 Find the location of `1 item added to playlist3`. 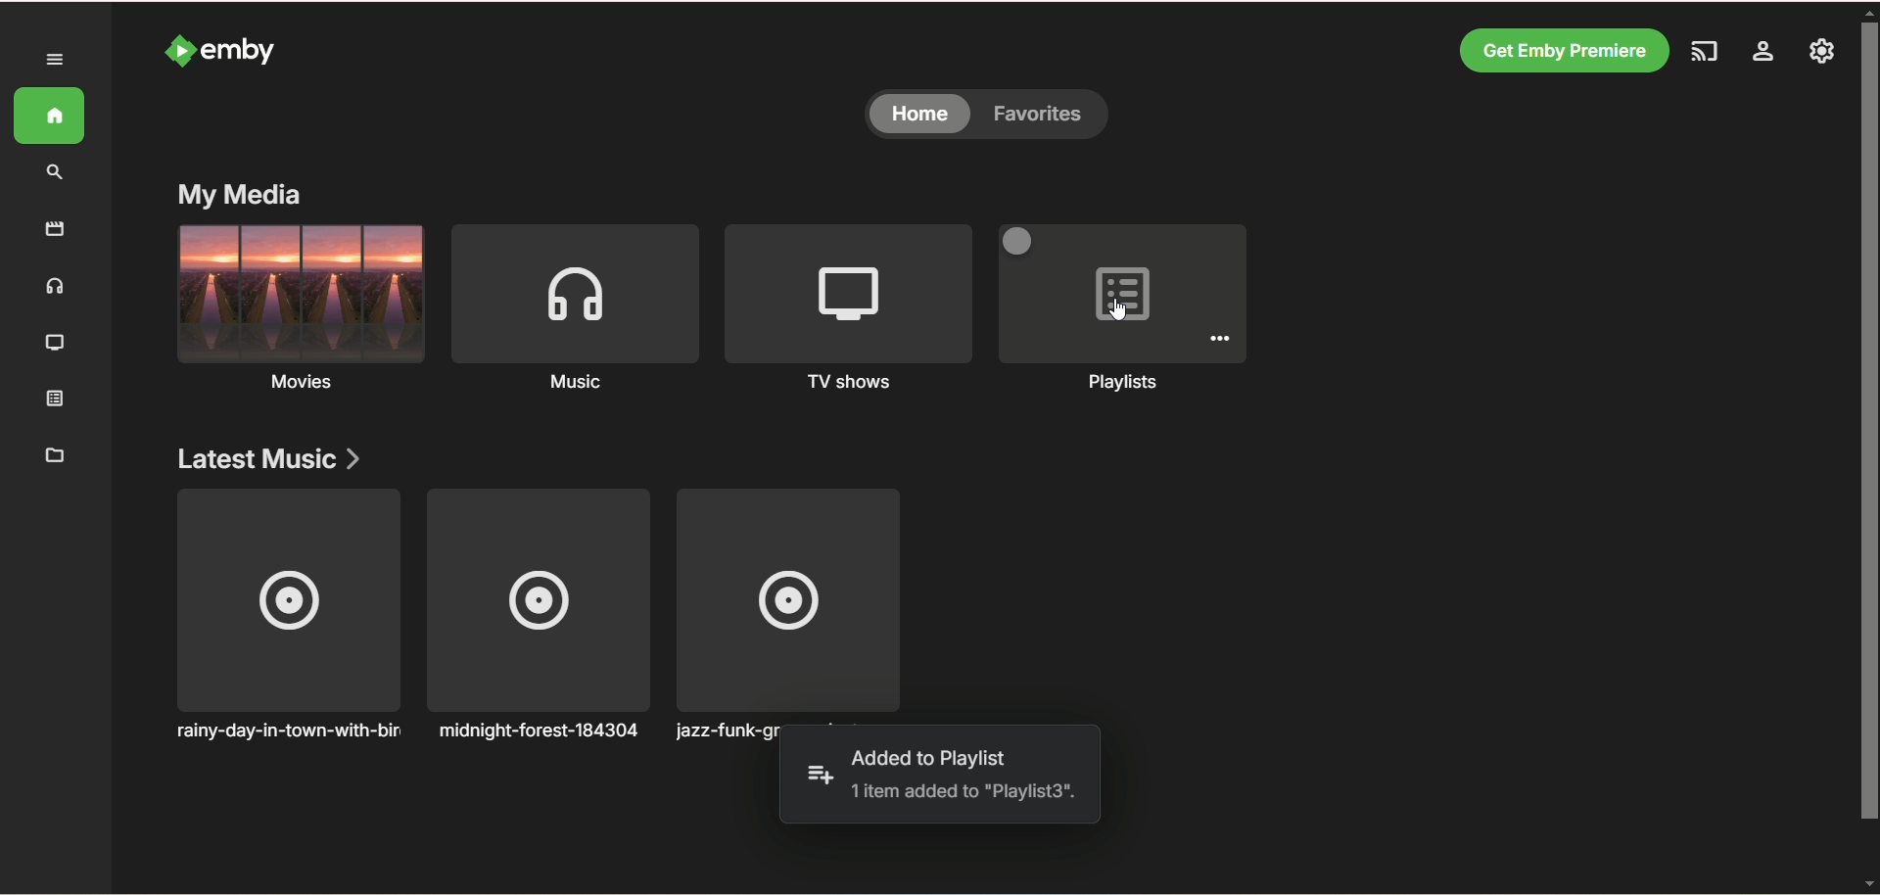

1 item added to playlist3 is located at coordinates (963, 792).